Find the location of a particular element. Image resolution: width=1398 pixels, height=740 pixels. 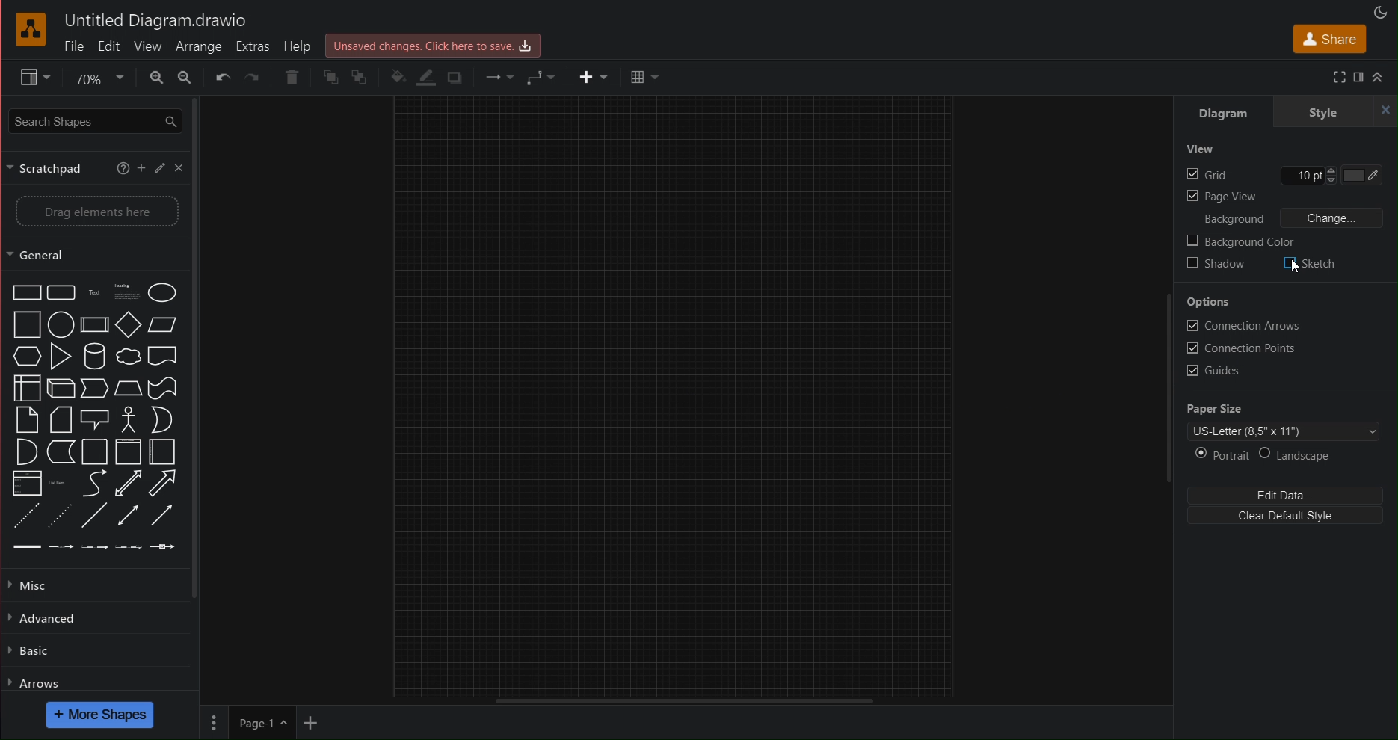

help is located at coordinates (121, 170).